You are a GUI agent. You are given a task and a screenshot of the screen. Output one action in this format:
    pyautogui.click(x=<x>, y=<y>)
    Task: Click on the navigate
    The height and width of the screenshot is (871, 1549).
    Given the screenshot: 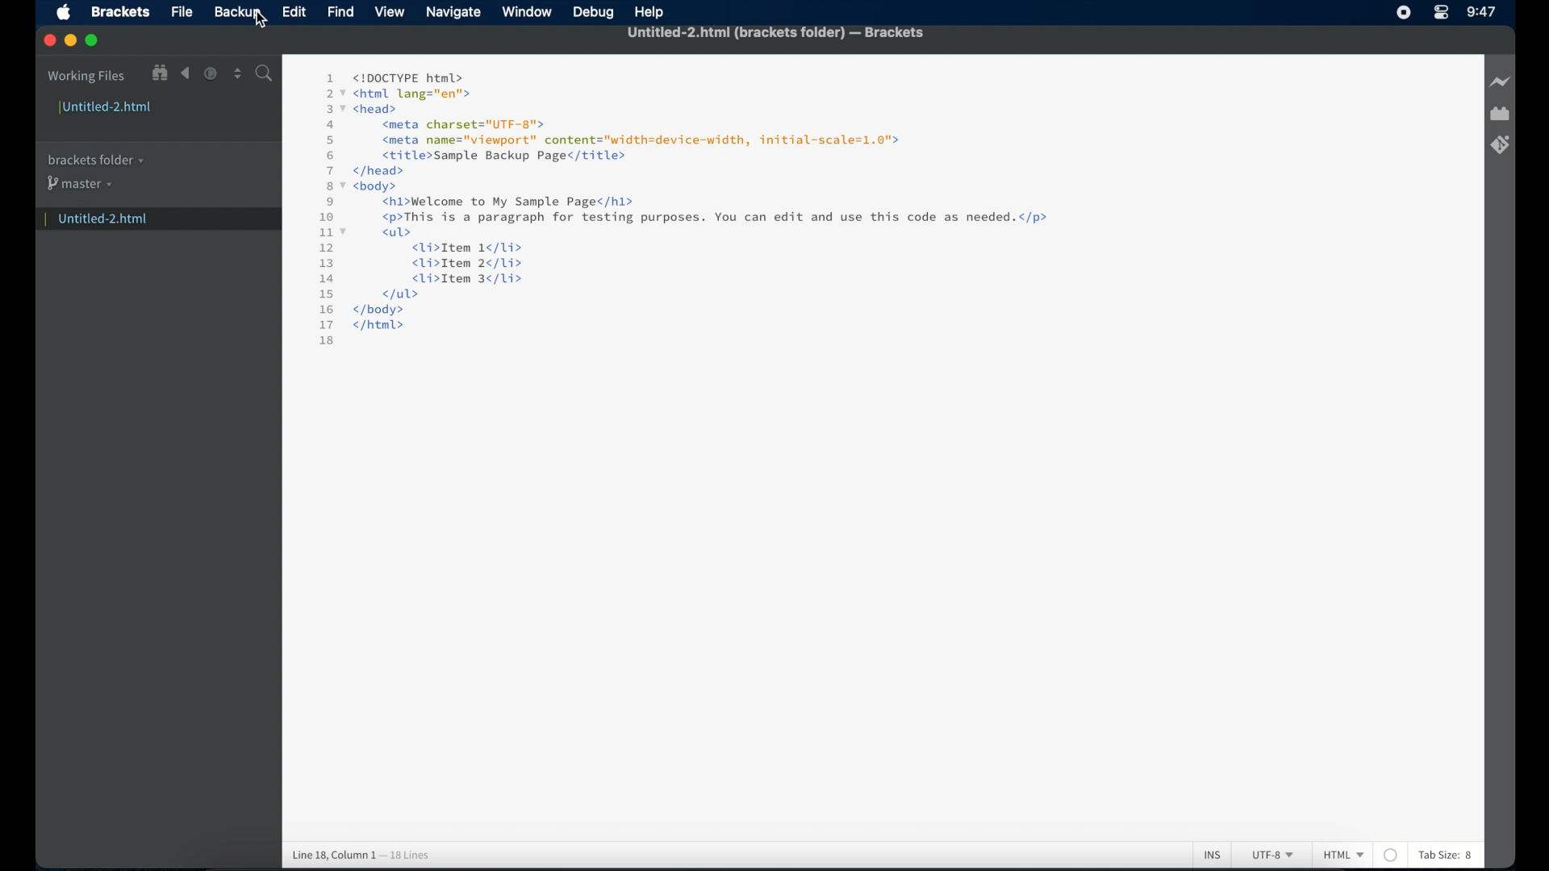 What is the action you would take?
    pyautogui.click(x=454, y=14)
    